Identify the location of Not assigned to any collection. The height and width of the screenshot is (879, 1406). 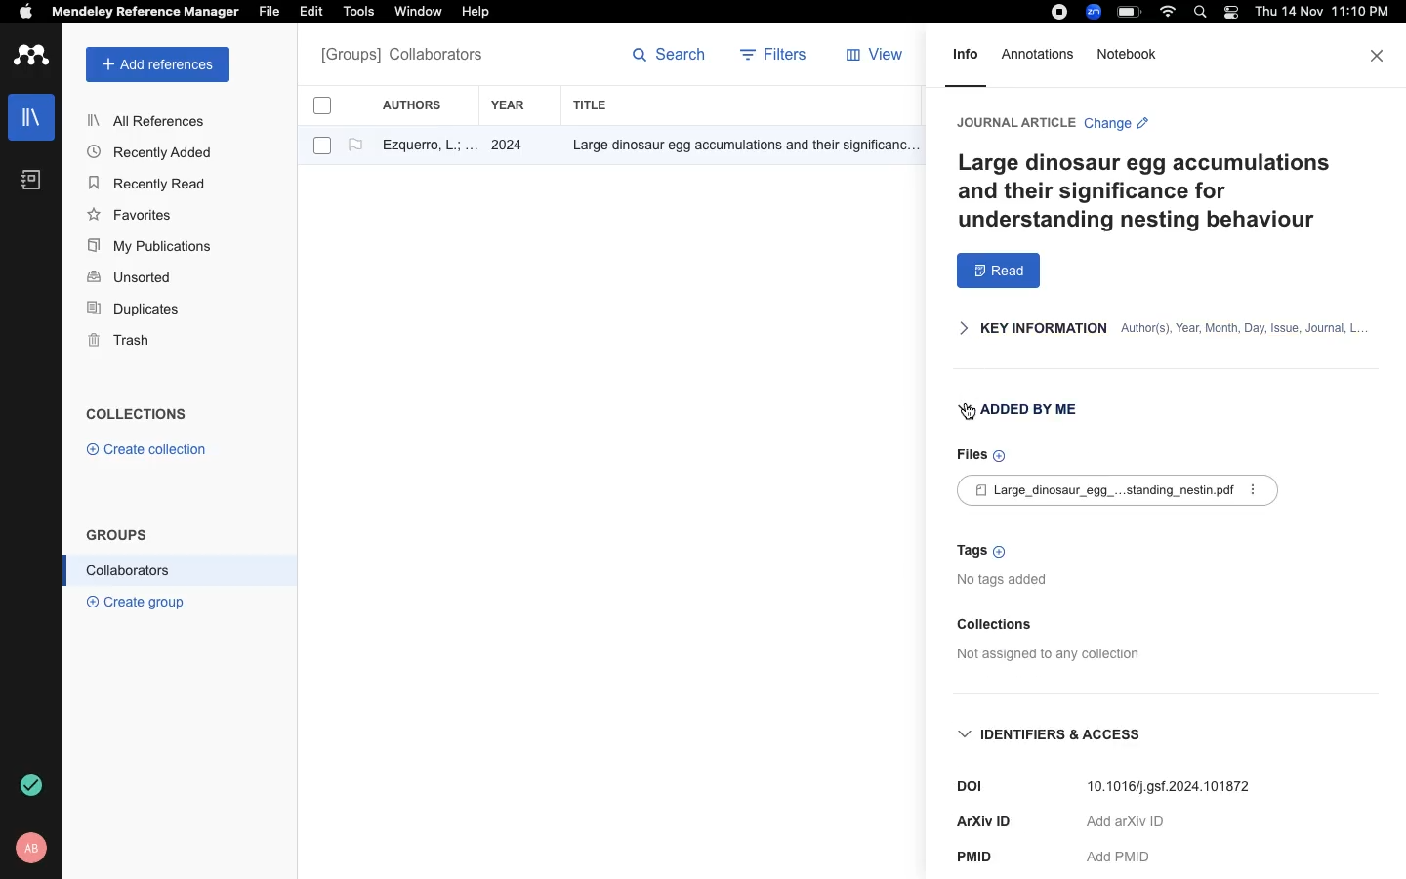
(1055, 658).